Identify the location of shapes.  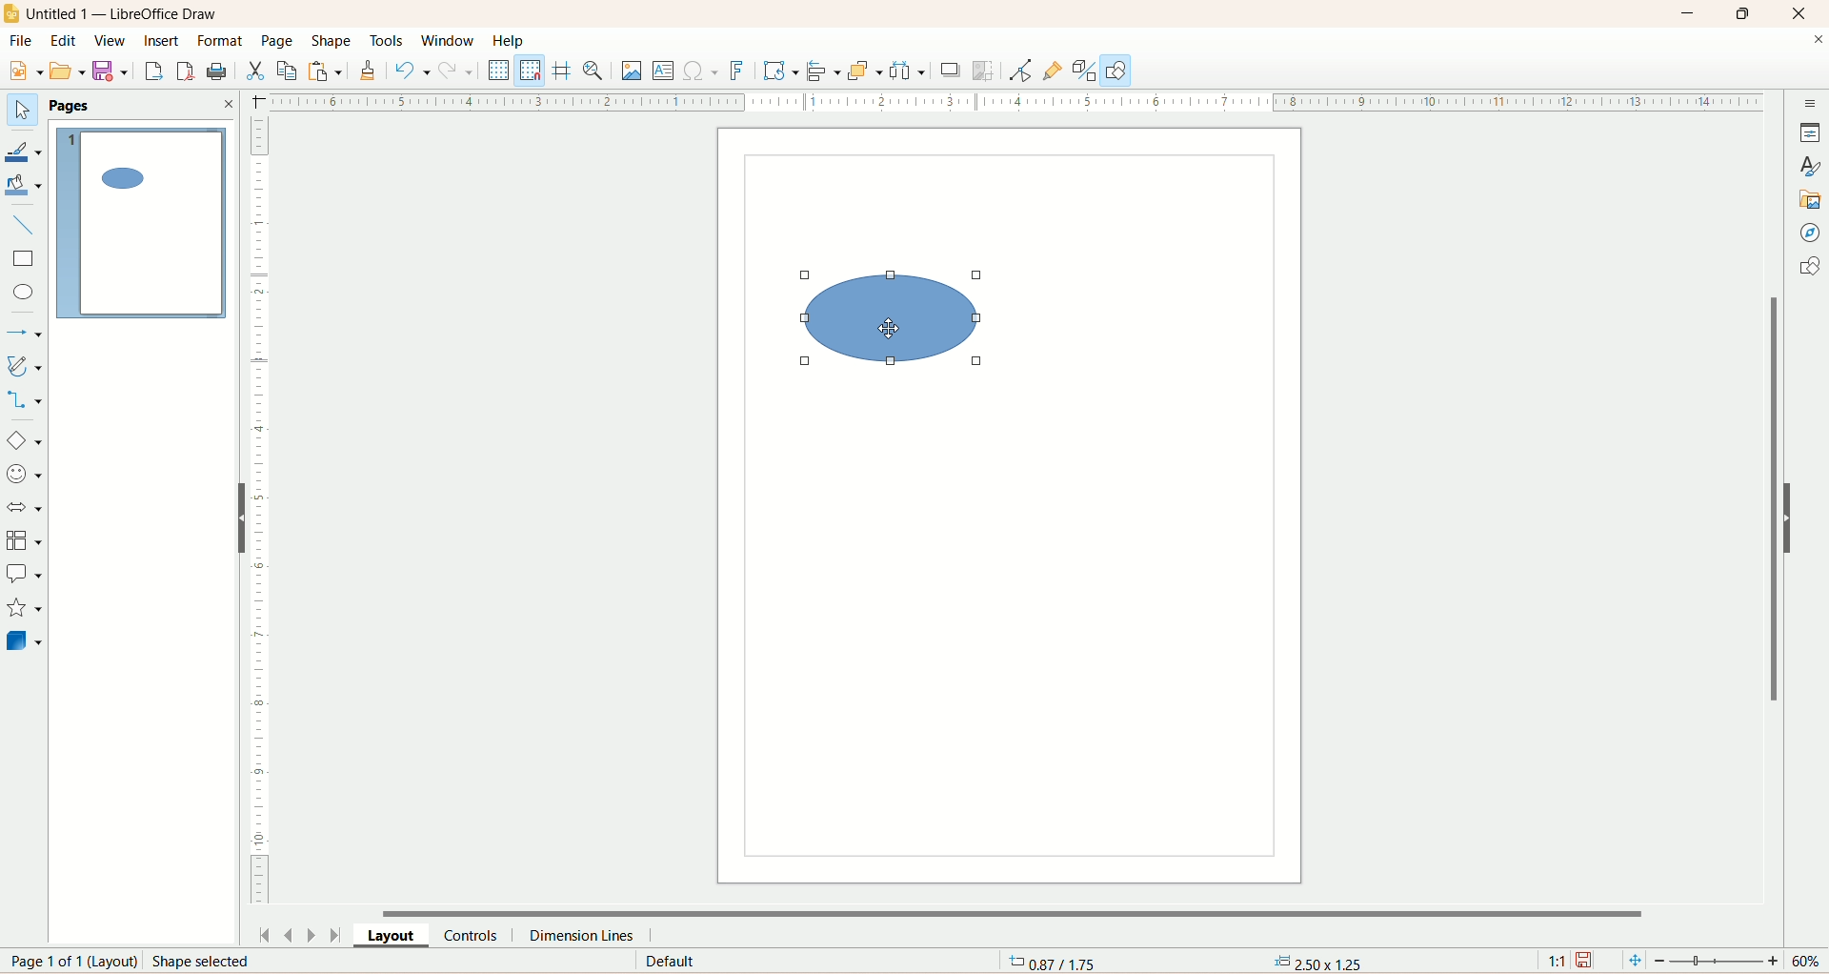
(1807, 266).